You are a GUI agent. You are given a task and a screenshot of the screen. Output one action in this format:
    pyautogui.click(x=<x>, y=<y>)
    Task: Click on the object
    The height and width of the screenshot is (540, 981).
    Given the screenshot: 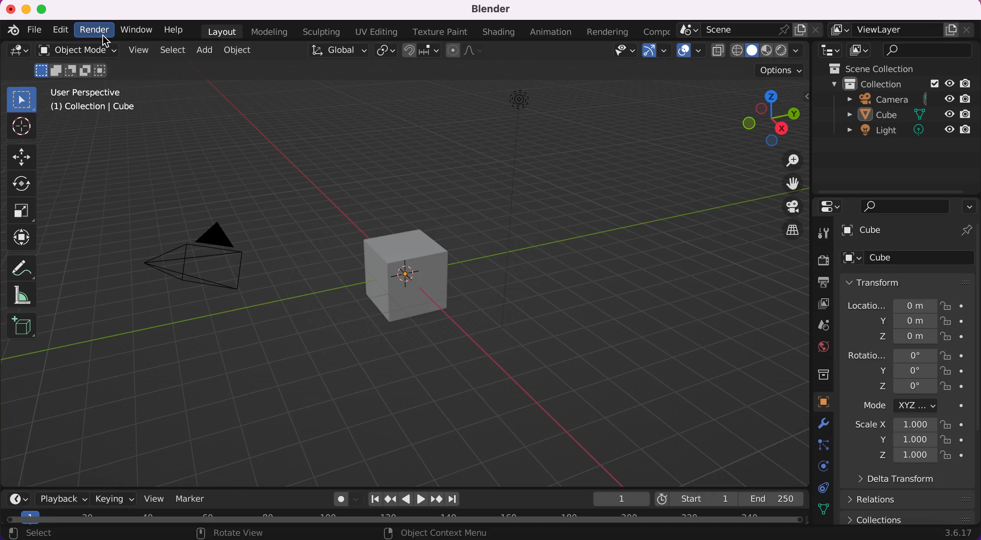 What is the action you would take?
    pyautogui.click(x=237, y=50)
    